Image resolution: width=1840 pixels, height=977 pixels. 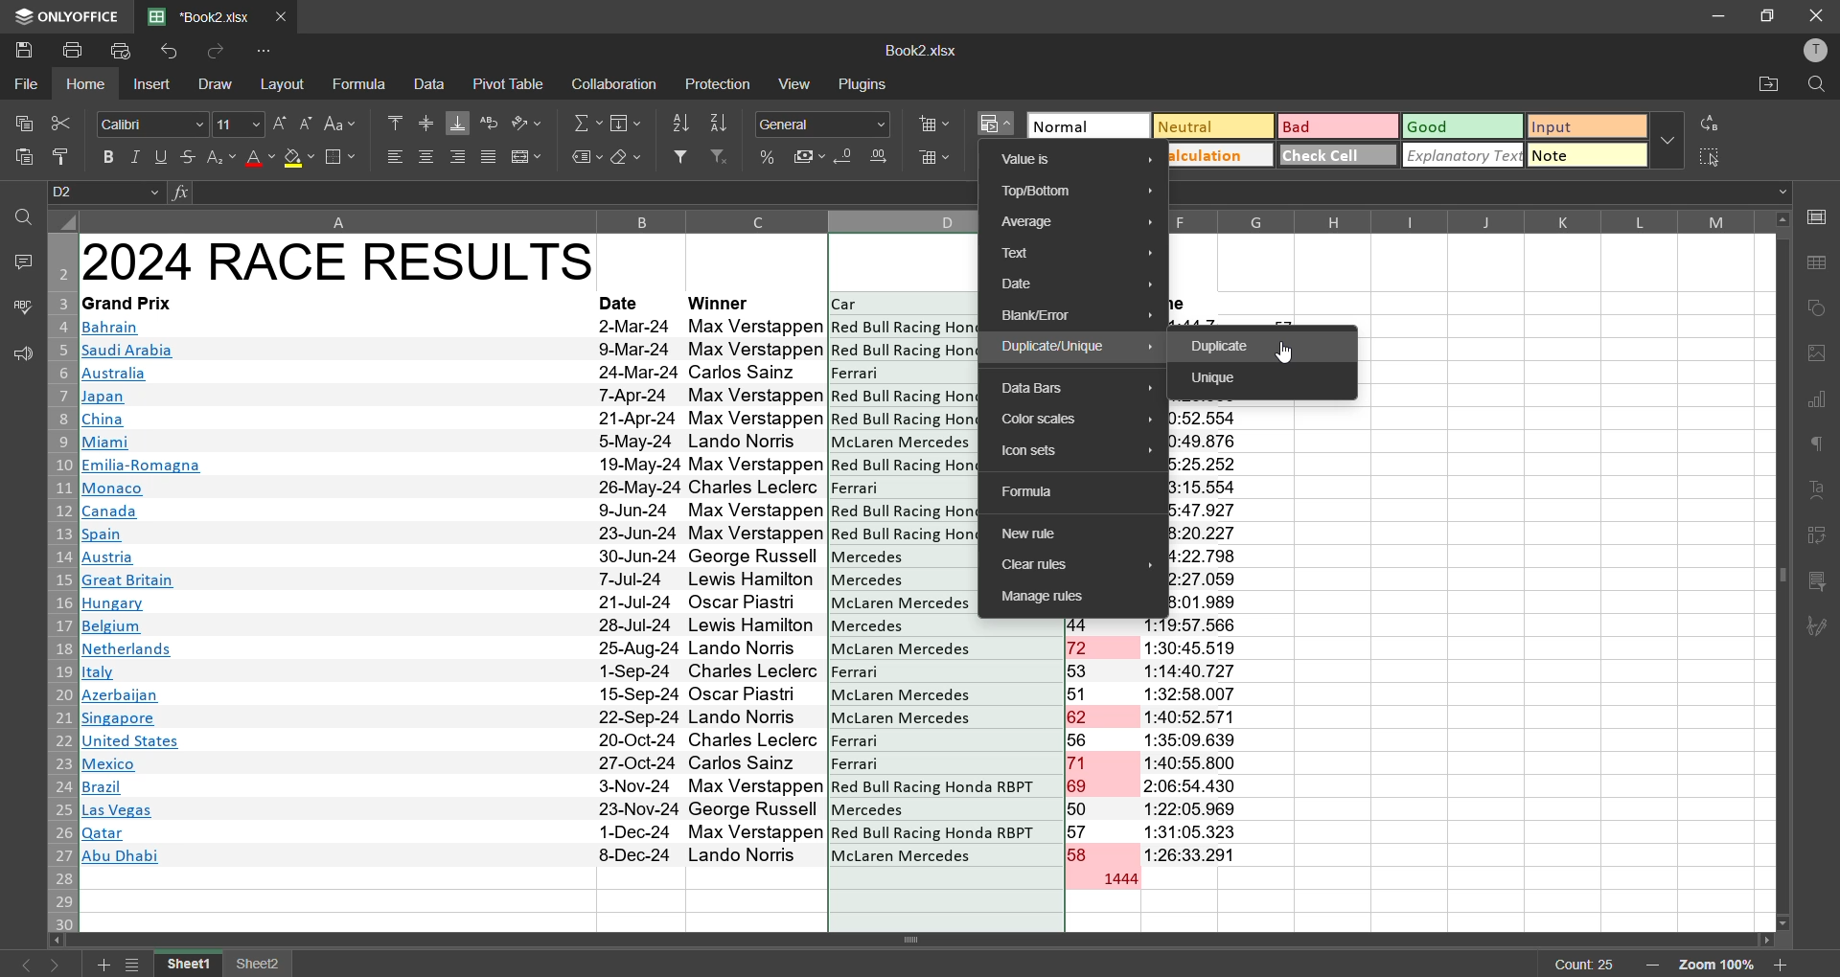 I want to click on undo, so click(x=173, y=53).